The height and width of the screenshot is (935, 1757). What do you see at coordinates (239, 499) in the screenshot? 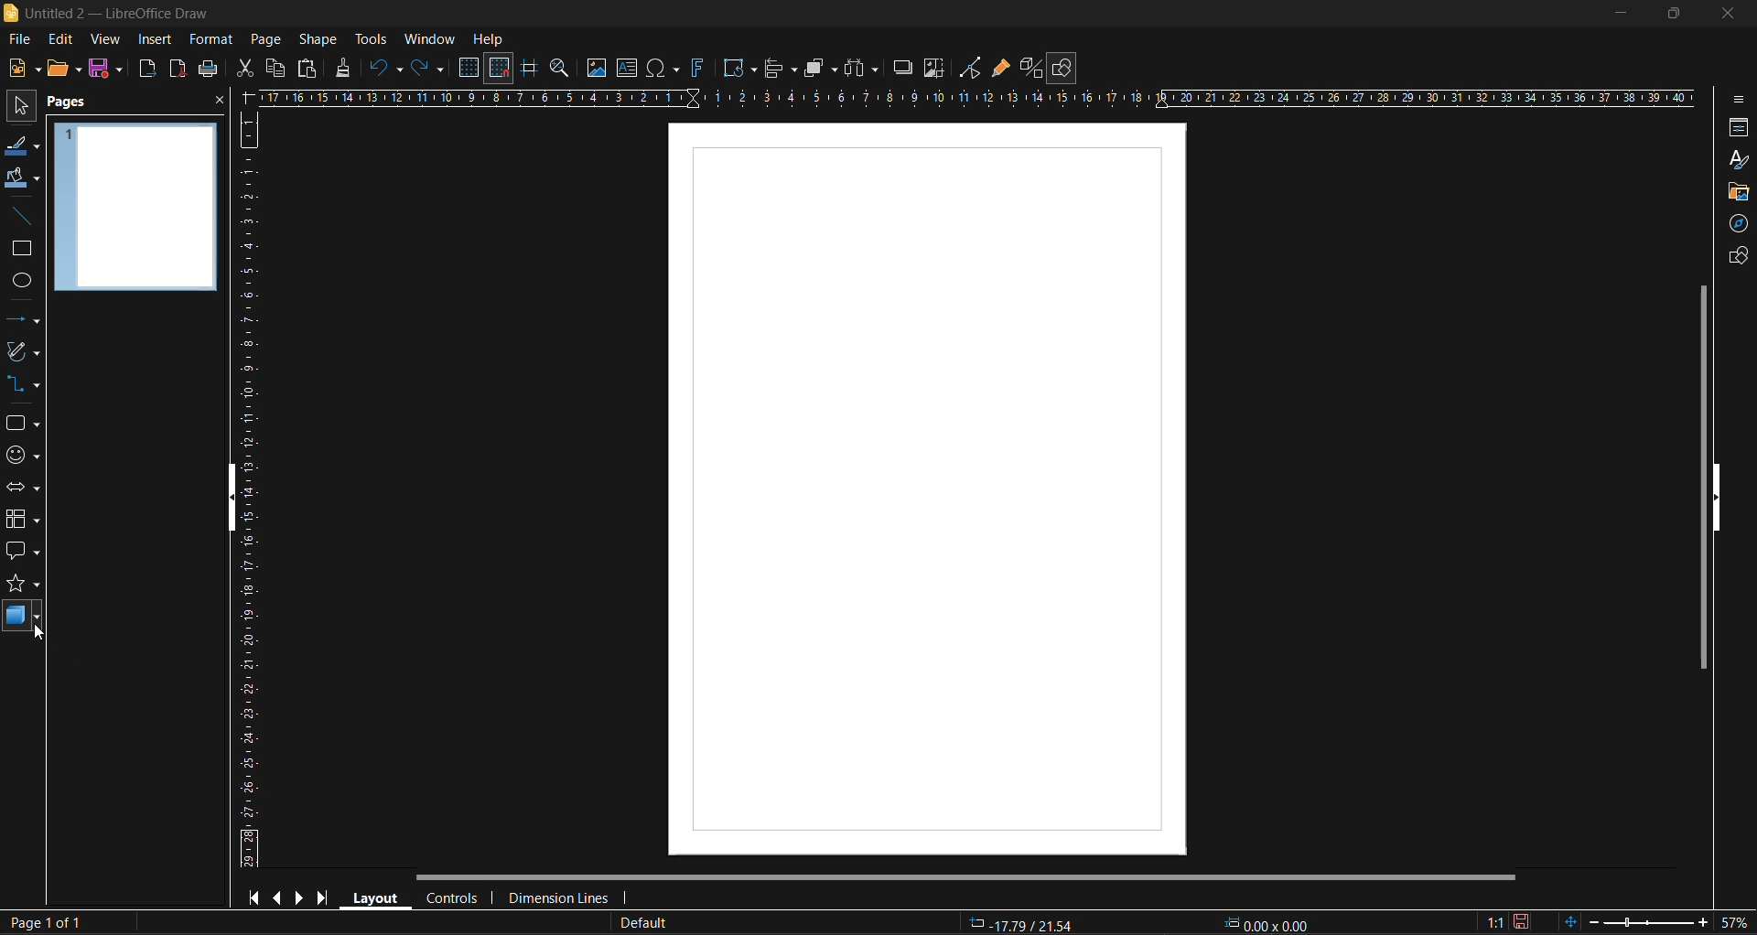
I see `hide` at bounding box center [239, 499].